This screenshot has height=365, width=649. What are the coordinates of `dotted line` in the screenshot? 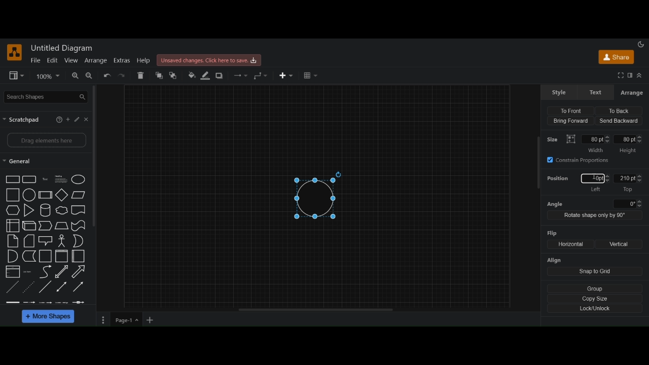 It's located at (13, 288).